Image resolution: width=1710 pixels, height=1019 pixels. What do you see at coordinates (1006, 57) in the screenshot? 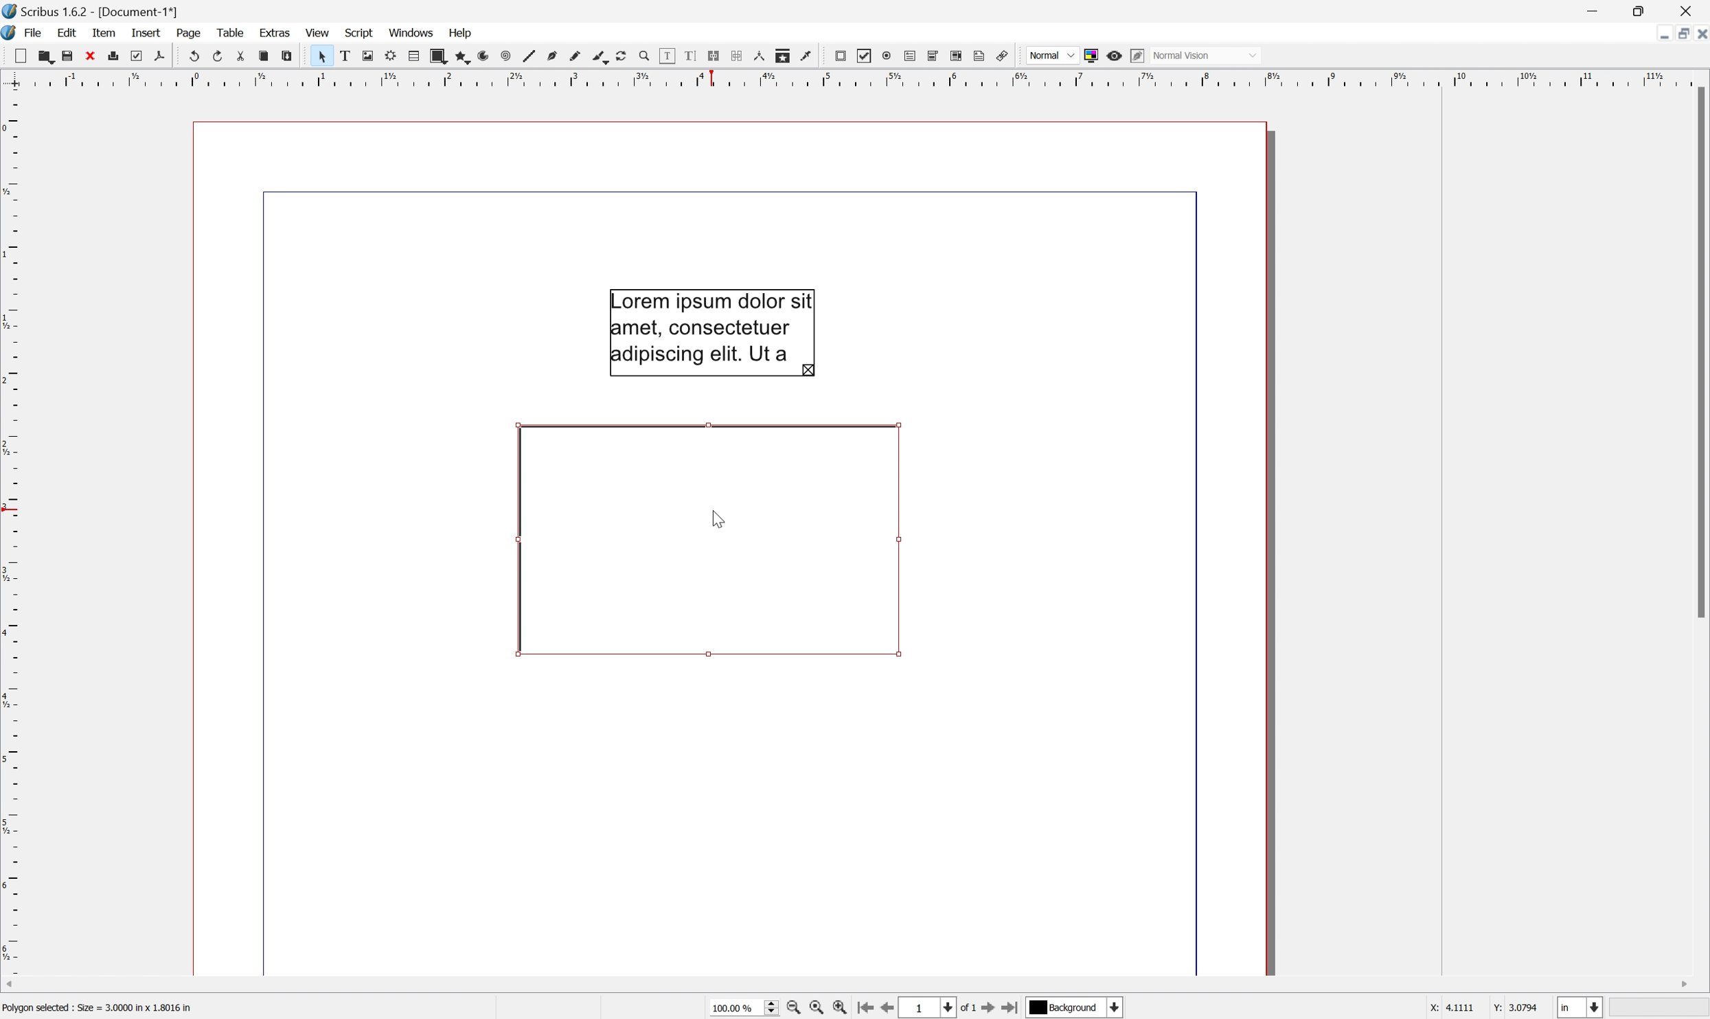
I see `Link annotation` at bounding box center [1006, 57].